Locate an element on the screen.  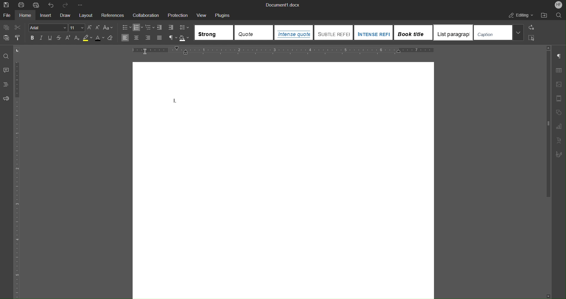
Cut is located at coordinates (18, 27).